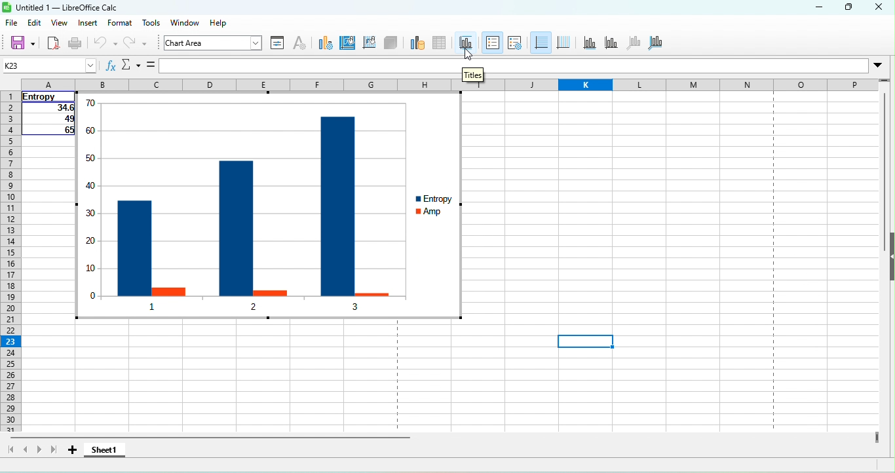  What do you see at coordinates (474, 74) in the screenshot?
I see `titles` at bounding box center [474, 74].